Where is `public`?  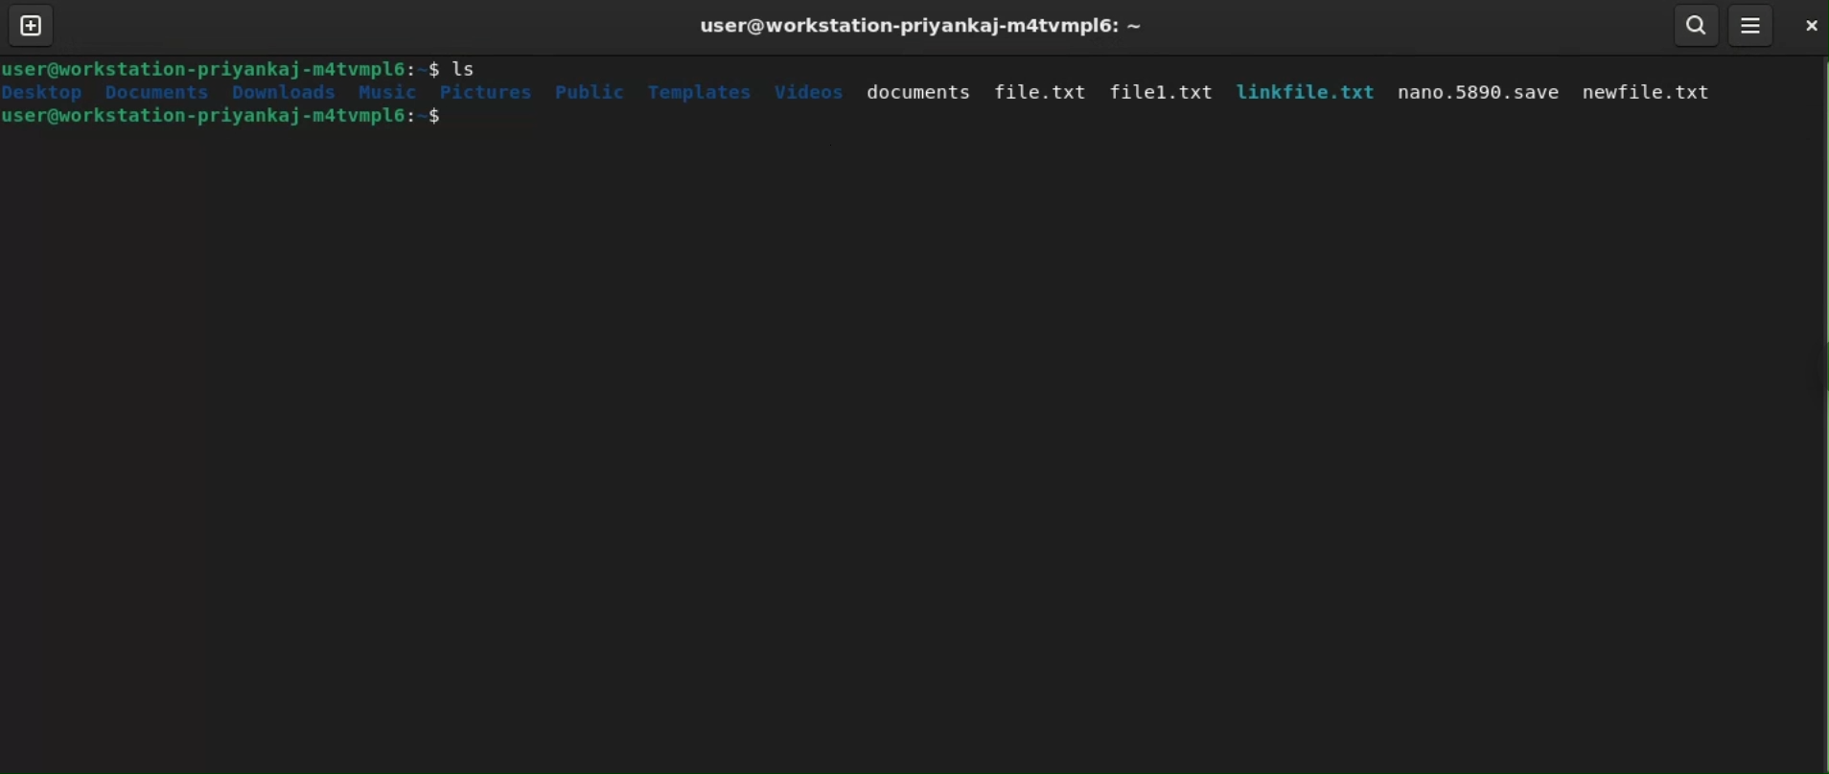 public is located at coordinates (590, 92).